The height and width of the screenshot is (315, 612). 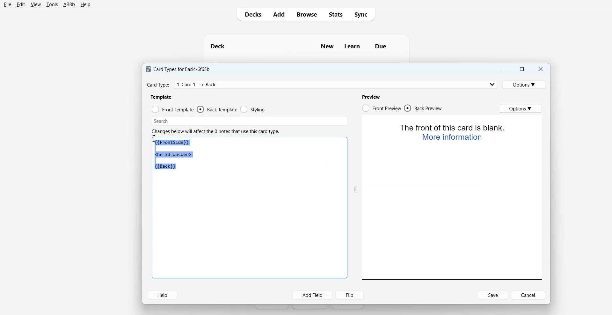 I want to click on Text 2, so click(x=161, y=97).